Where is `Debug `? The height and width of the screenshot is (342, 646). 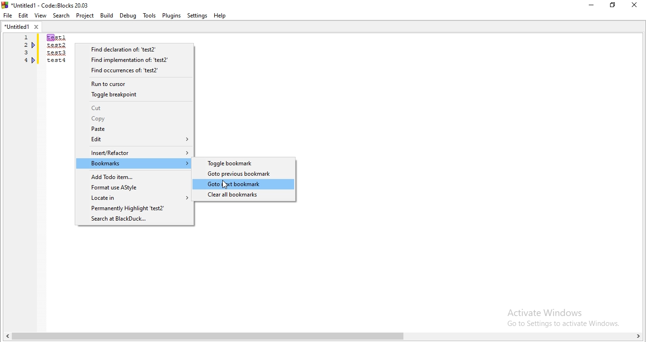
Debug  is located at coordinates (127, 15).